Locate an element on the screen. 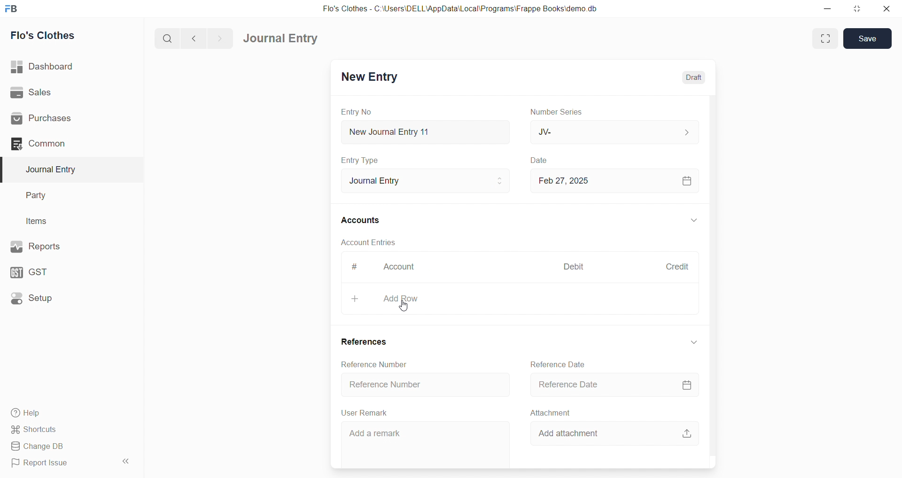  navigate forward is located at coordinates (222, 38).